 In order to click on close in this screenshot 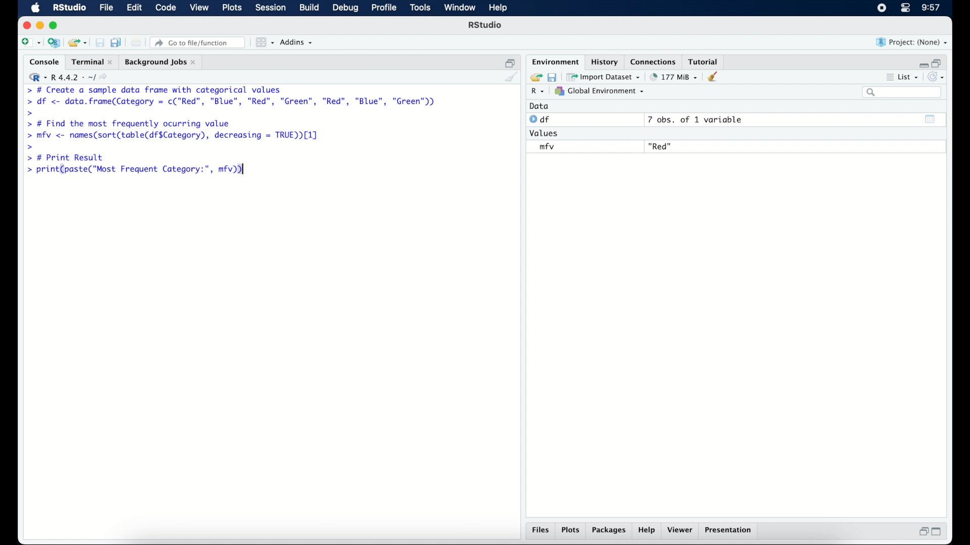, I will do `click(25, 25)`.